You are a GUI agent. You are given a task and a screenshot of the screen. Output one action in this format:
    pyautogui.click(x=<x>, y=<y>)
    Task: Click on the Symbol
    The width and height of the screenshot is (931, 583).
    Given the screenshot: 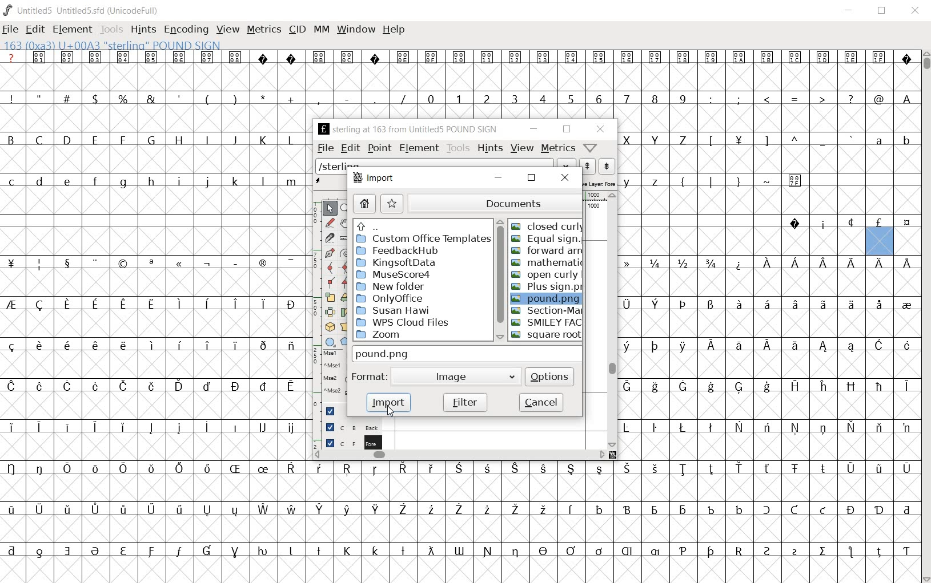 What is the action you would take?
    pyautogui.click(x=767, y=387)
    